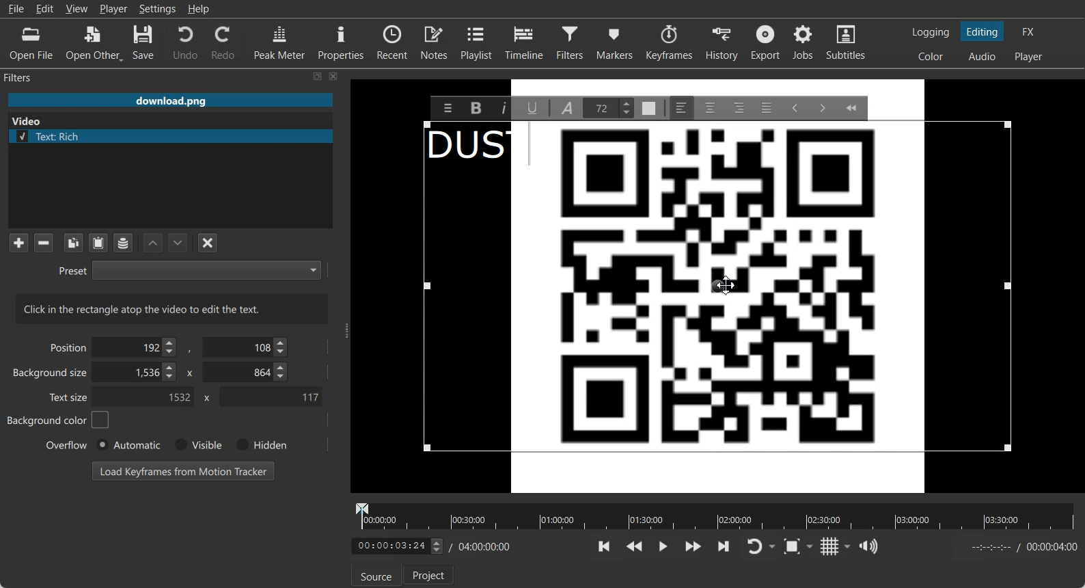 The width and height of the screenshot is (1085, 588). What do you see at coordinates (31, 44) in the screenshot?
I see `Open File` at bounding box center [31, 44].